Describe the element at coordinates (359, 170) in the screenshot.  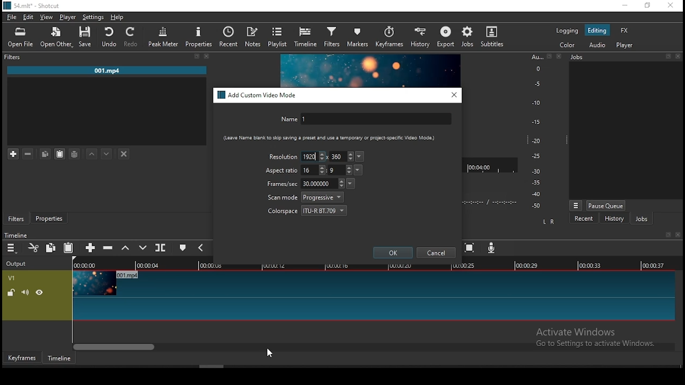
I see `aspect ration presets` at that location.